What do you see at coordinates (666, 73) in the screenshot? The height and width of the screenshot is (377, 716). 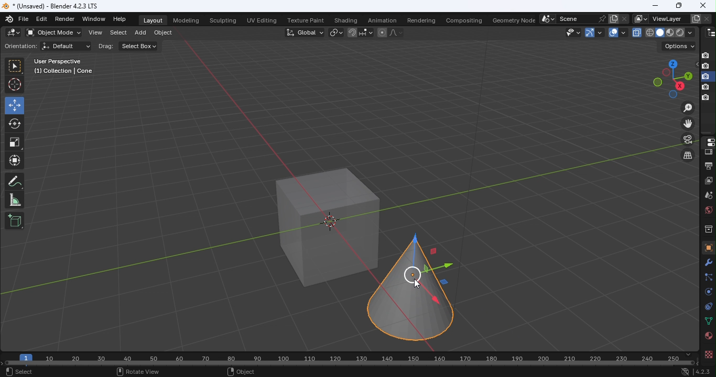 I see `Rotate the view` at bounding box center [666, 73].